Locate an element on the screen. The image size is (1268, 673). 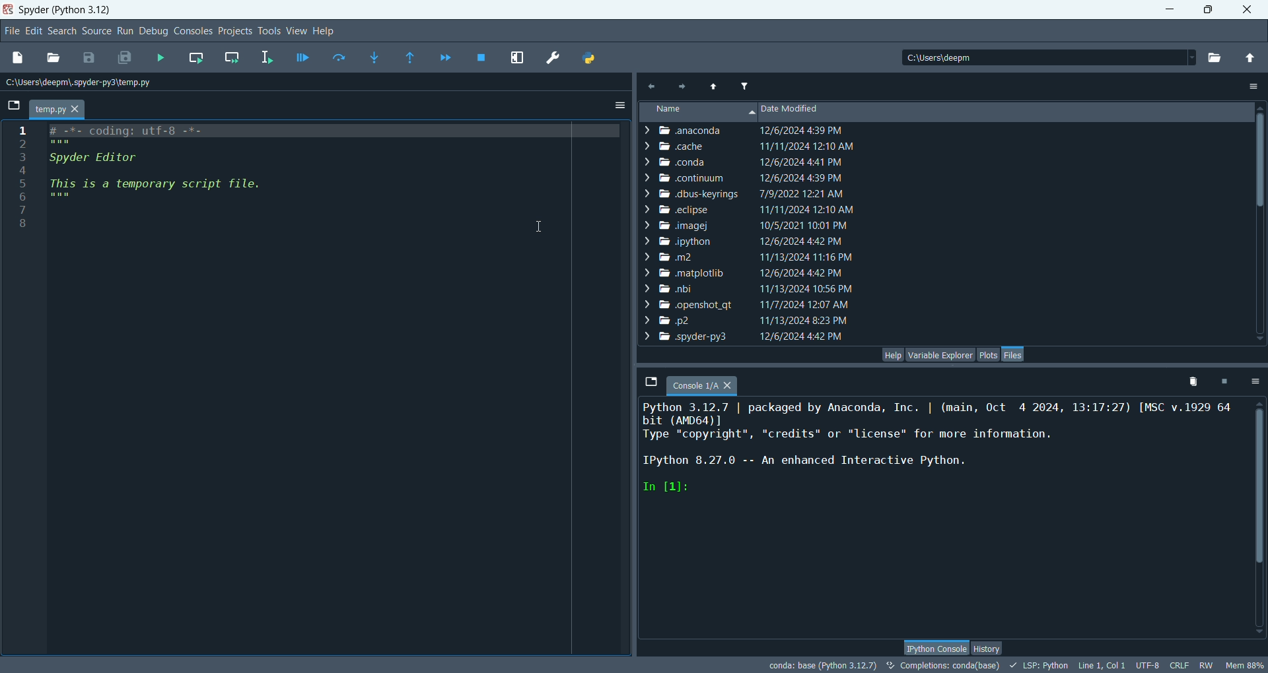
run current line is located at coordinates (340, 58).